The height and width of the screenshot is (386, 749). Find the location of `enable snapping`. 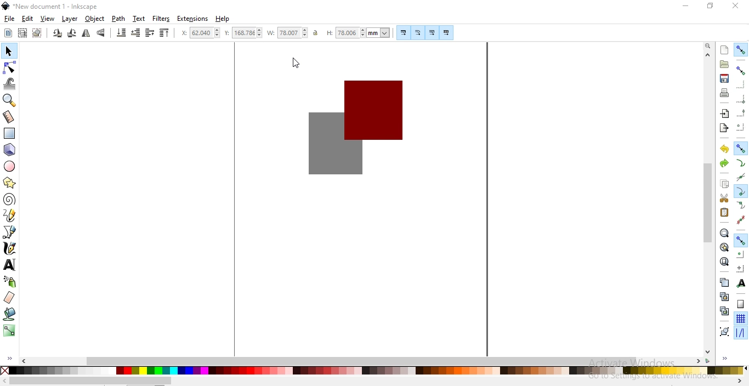

enable snapping is located at coordinates (741, 49).